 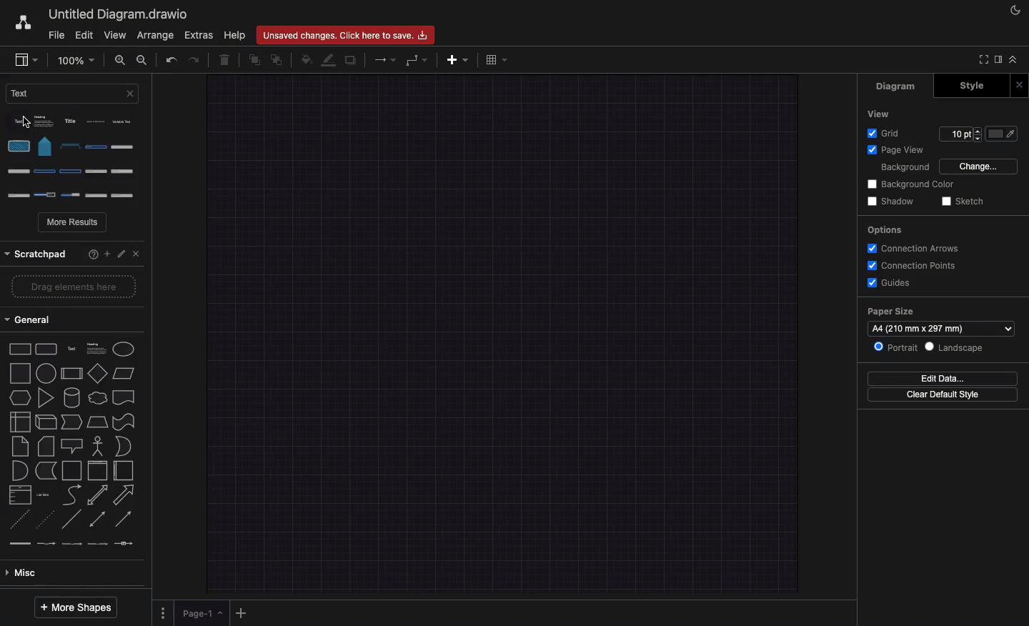 I want to click on Style, so click(x=968, y=86).